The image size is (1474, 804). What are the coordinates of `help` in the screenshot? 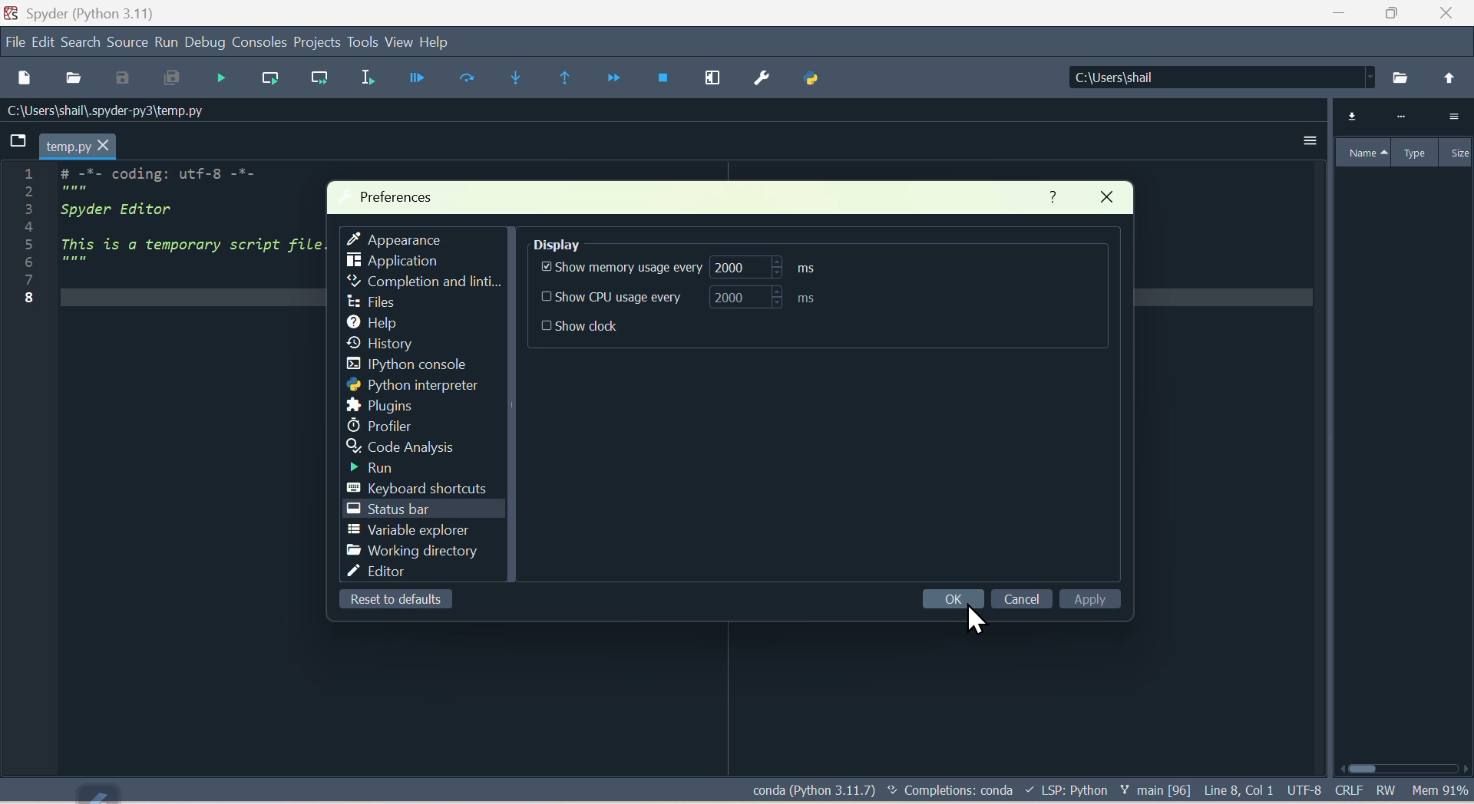 It's located at (373, 321).